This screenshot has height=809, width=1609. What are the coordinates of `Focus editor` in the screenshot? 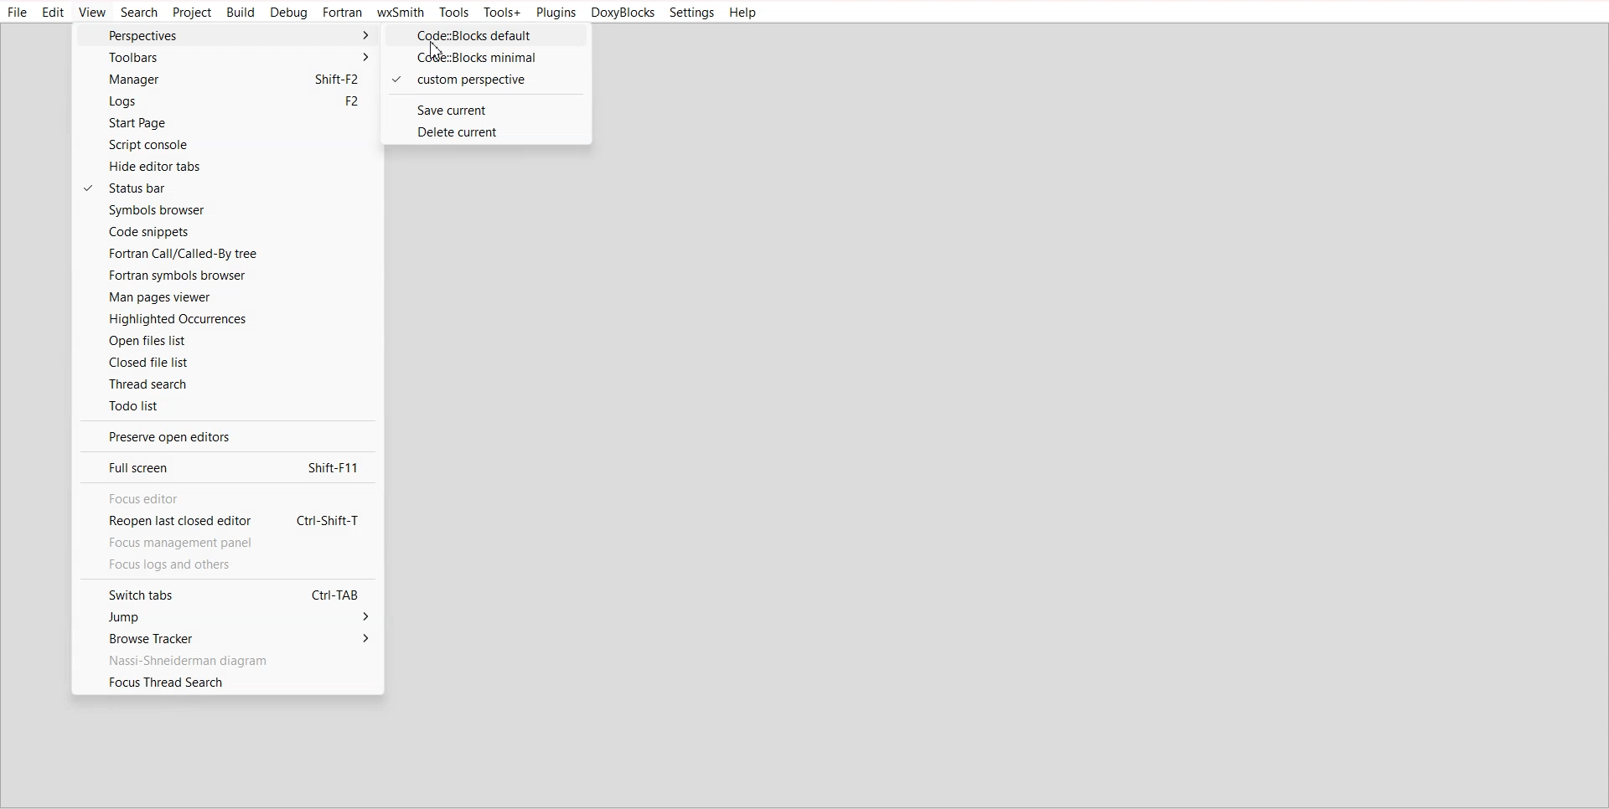 It's located at (223, 498).